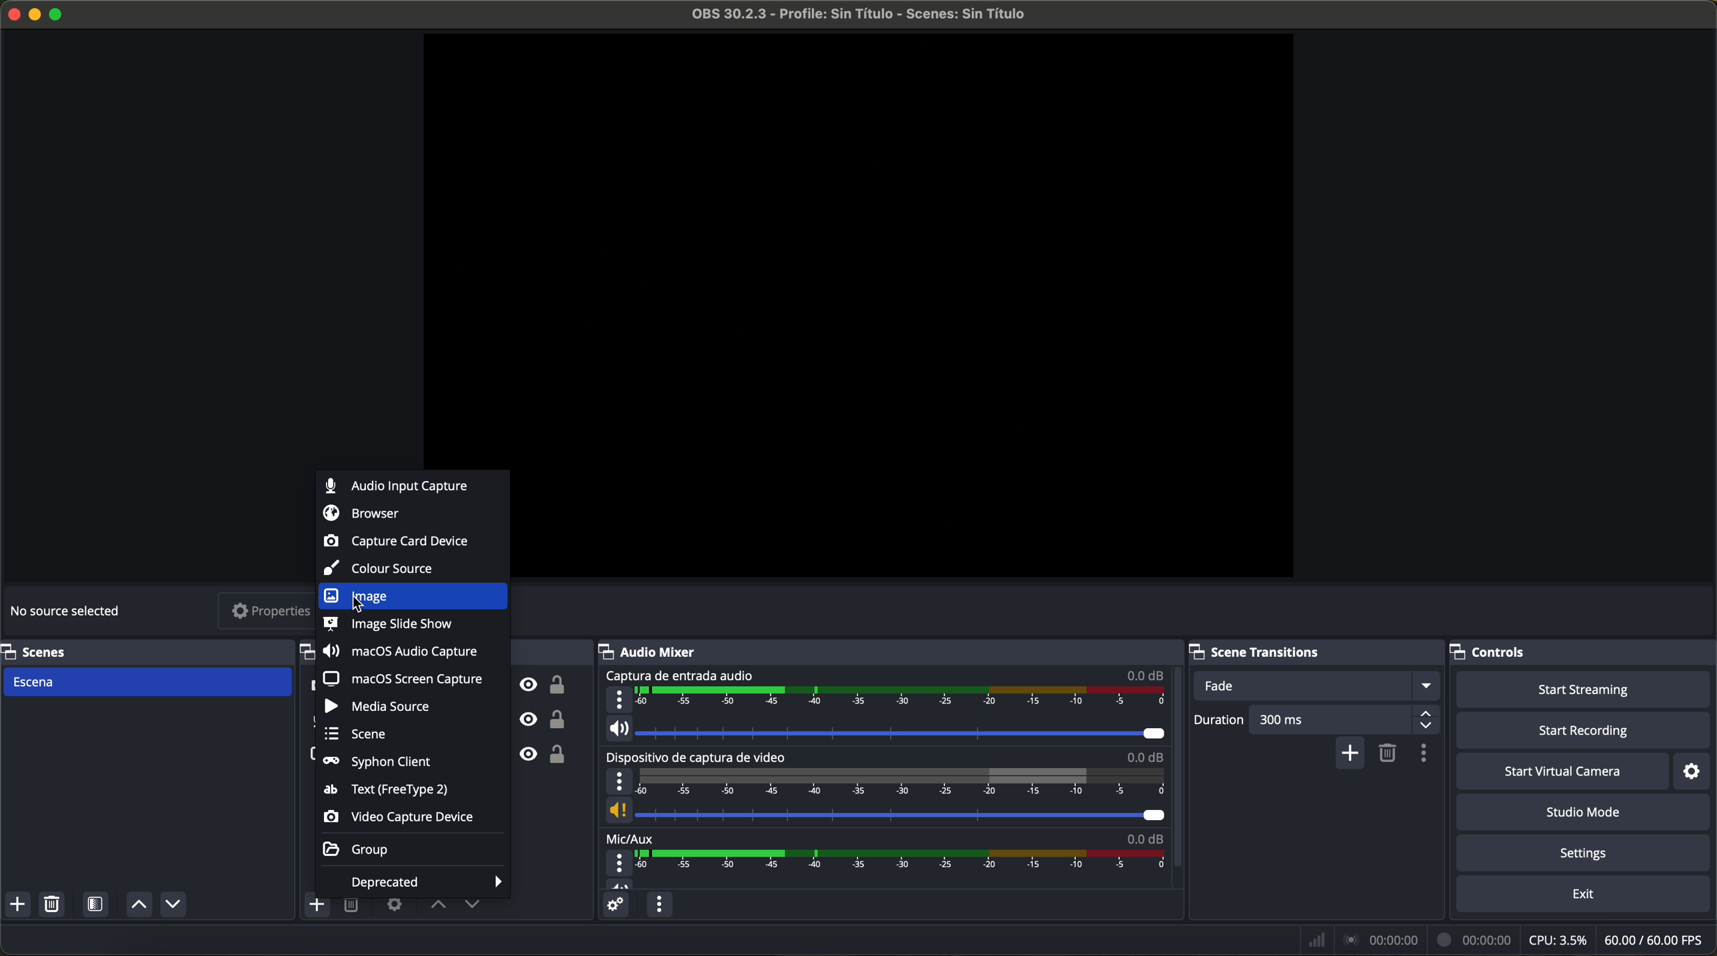 This screenshot has width=1717, height=956. Describe the element at coordinates (902, 781) in the screenshot. I see `timeline` at that location.